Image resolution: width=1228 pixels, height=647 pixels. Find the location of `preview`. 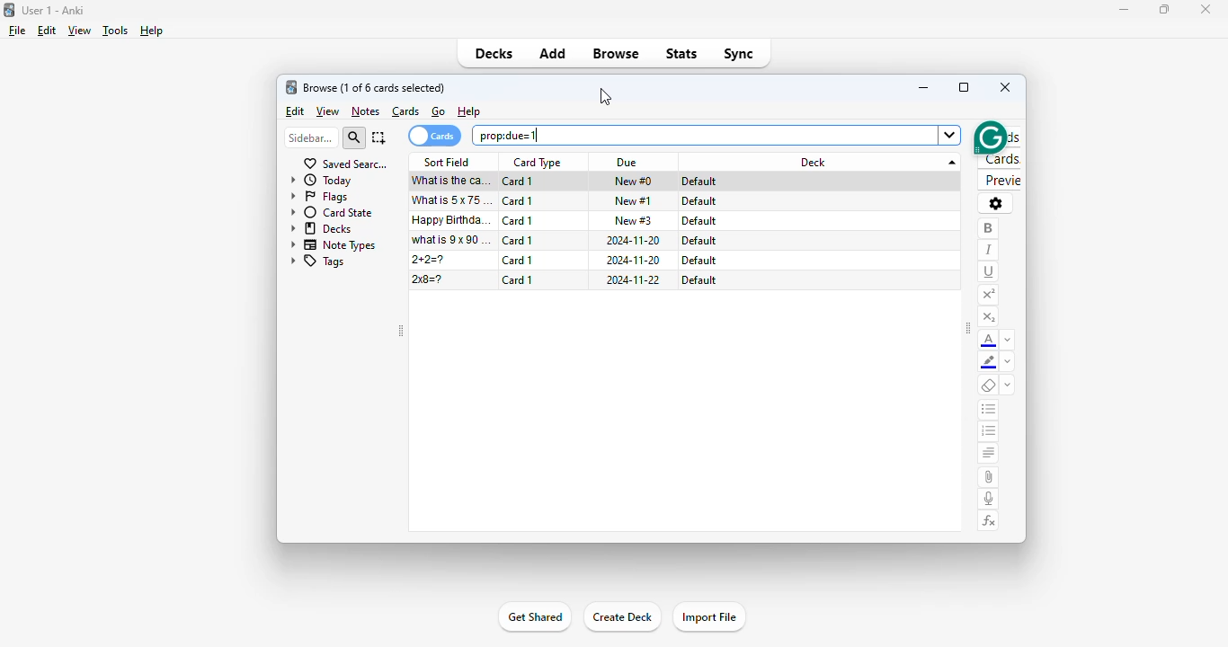

preview is located at coordinates (1000, 180).